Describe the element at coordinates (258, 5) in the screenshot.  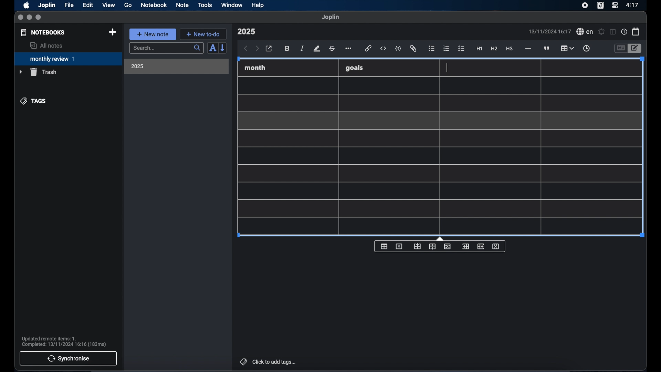
I see `help` at that location.